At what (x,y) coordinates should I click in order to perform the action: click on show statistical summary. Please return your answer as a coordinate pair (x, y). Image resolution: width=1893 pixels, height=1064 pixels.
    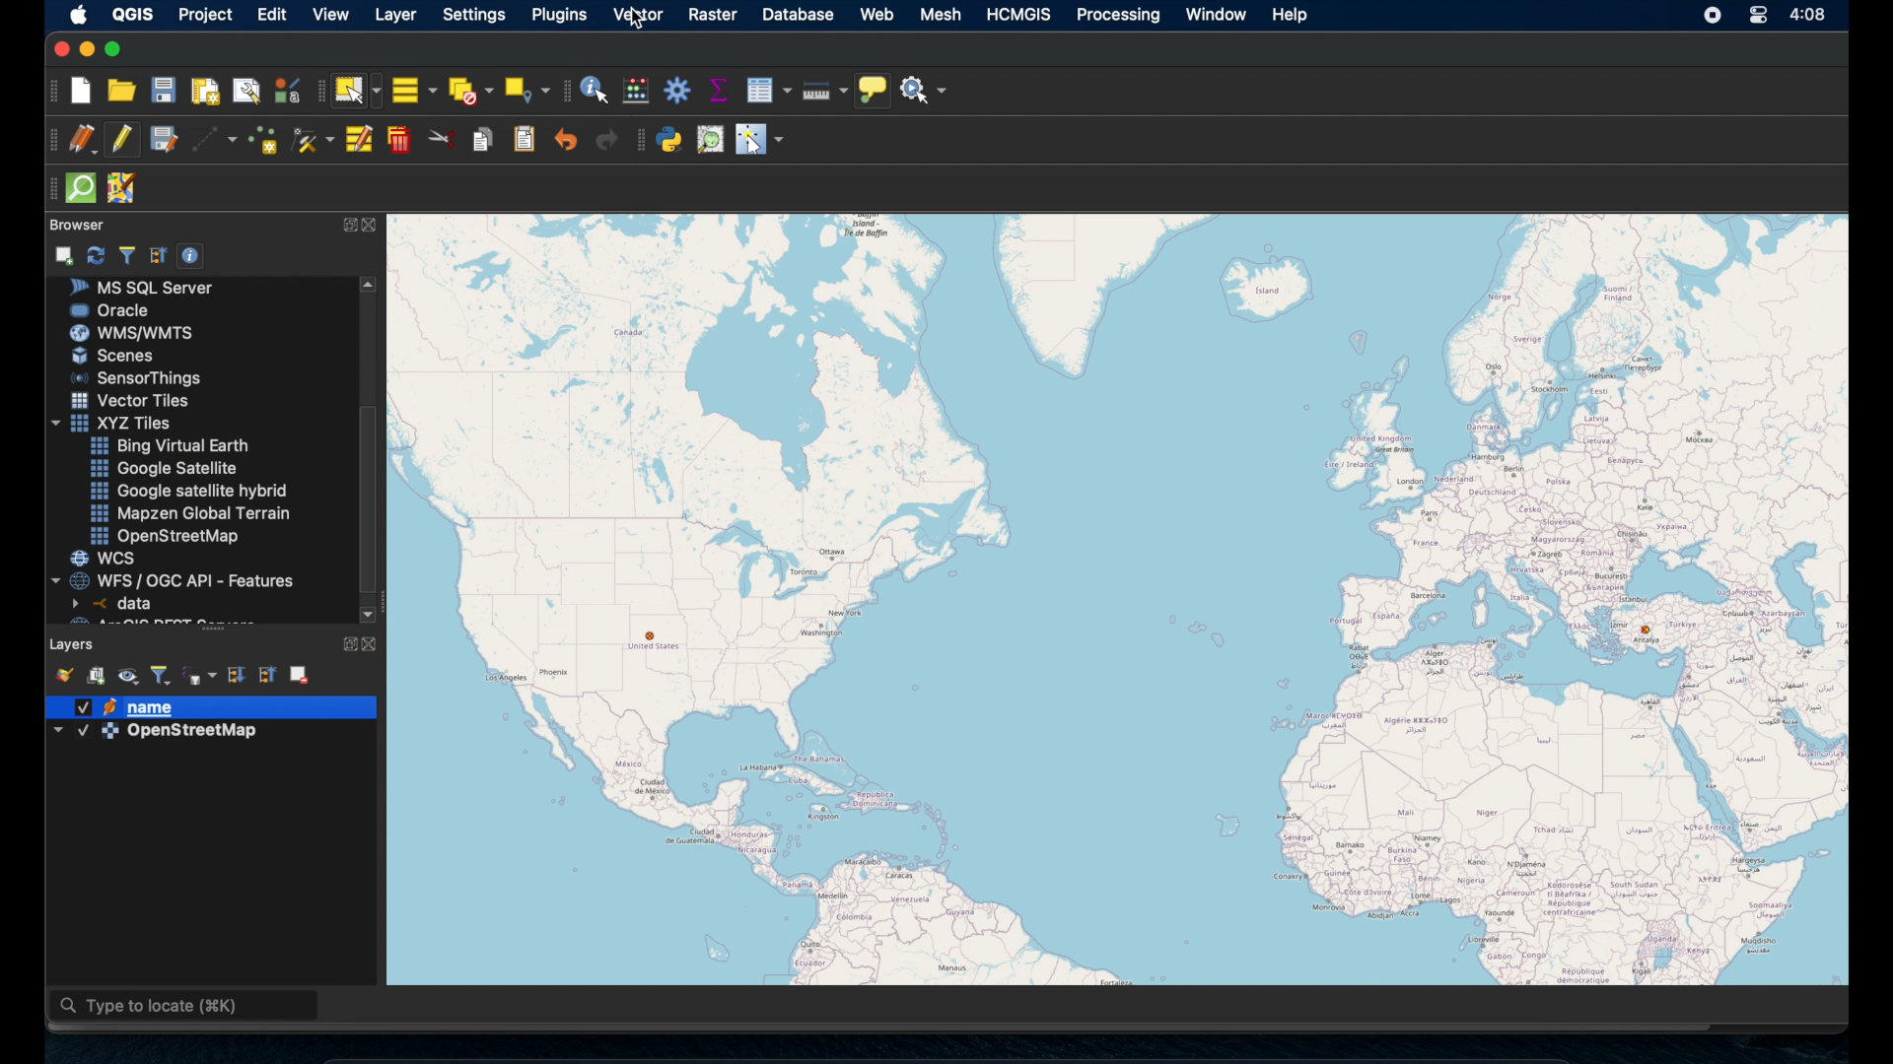
    Looking at the image, I should click on (718, 89).